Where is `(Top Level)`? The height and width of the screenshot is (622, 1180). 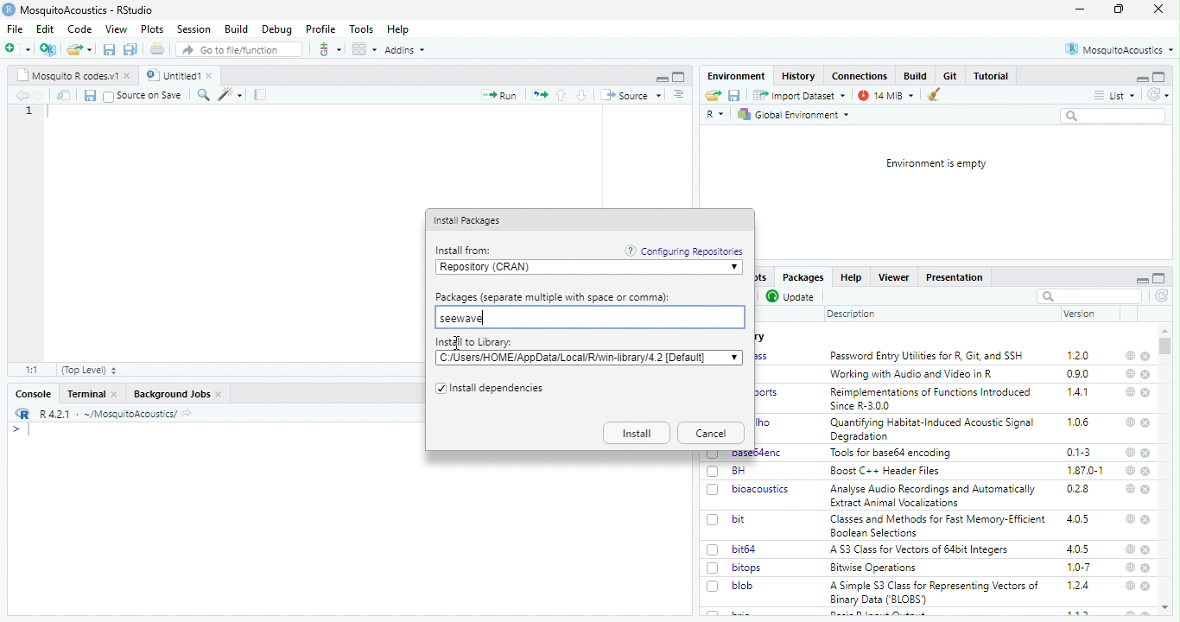 (Top Level) is located at coordinates (90, 371).